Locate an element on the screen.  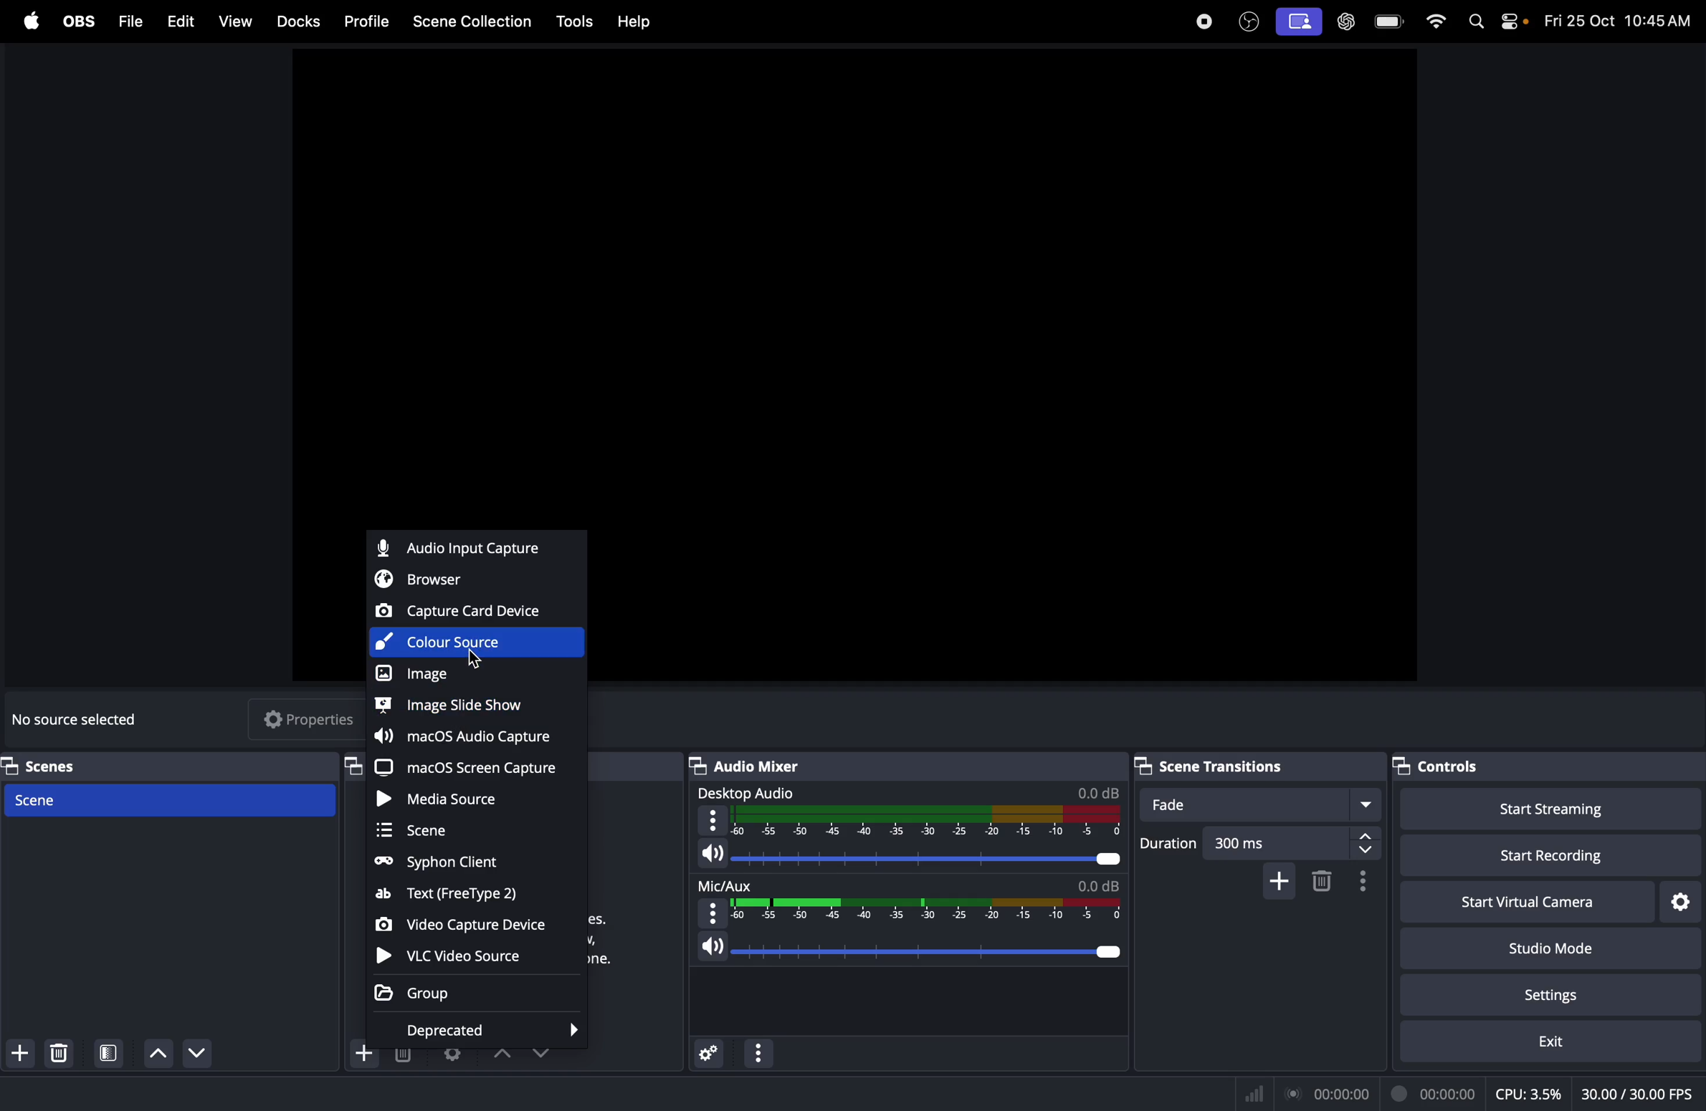
add source is located at coordinates (365, 1057).